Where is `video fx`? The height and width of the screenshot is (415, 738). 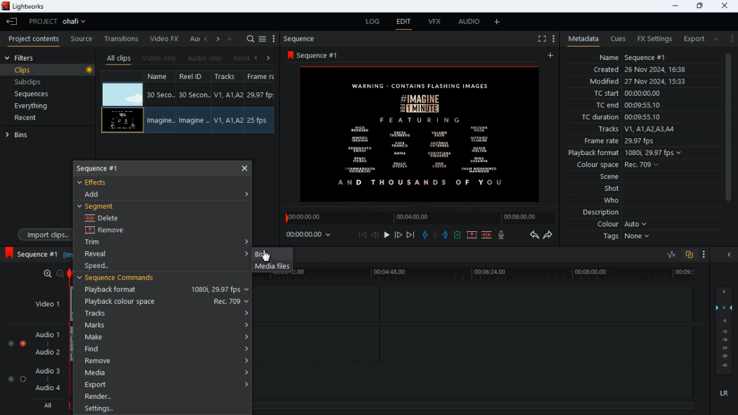
video fx is located at coordinates (166, 39).